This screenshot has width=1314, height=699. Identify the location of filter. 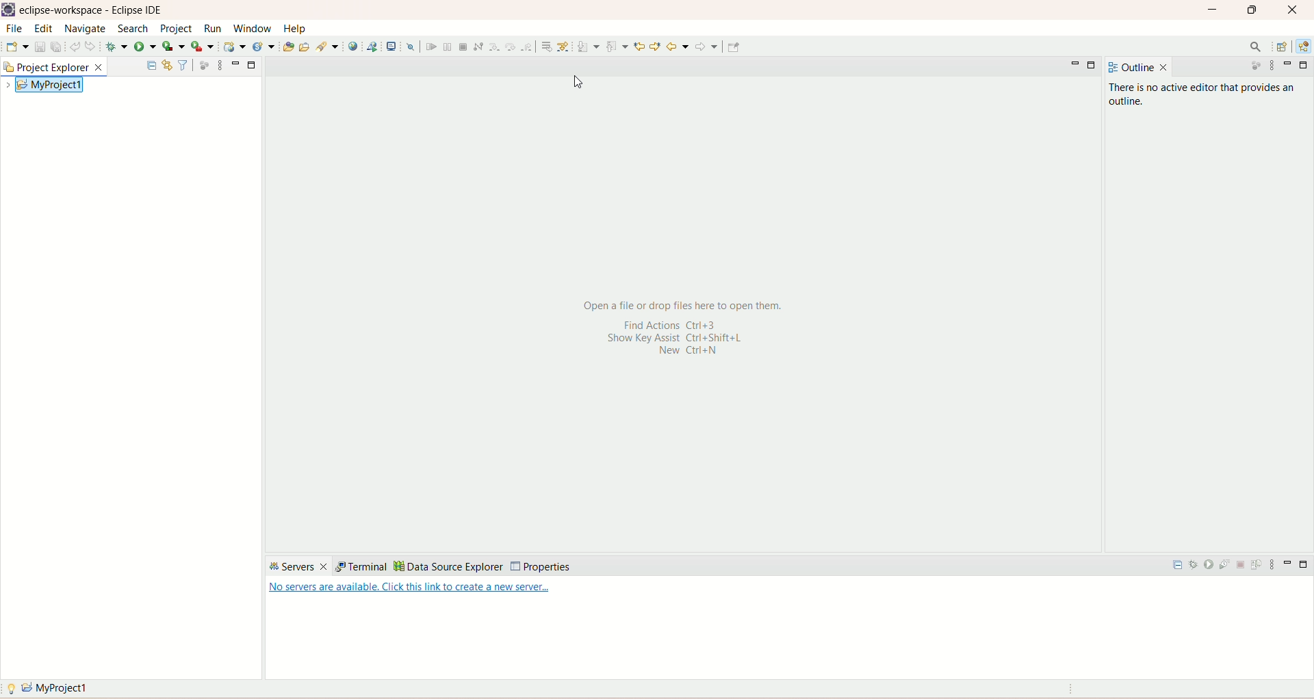
(182, 65).